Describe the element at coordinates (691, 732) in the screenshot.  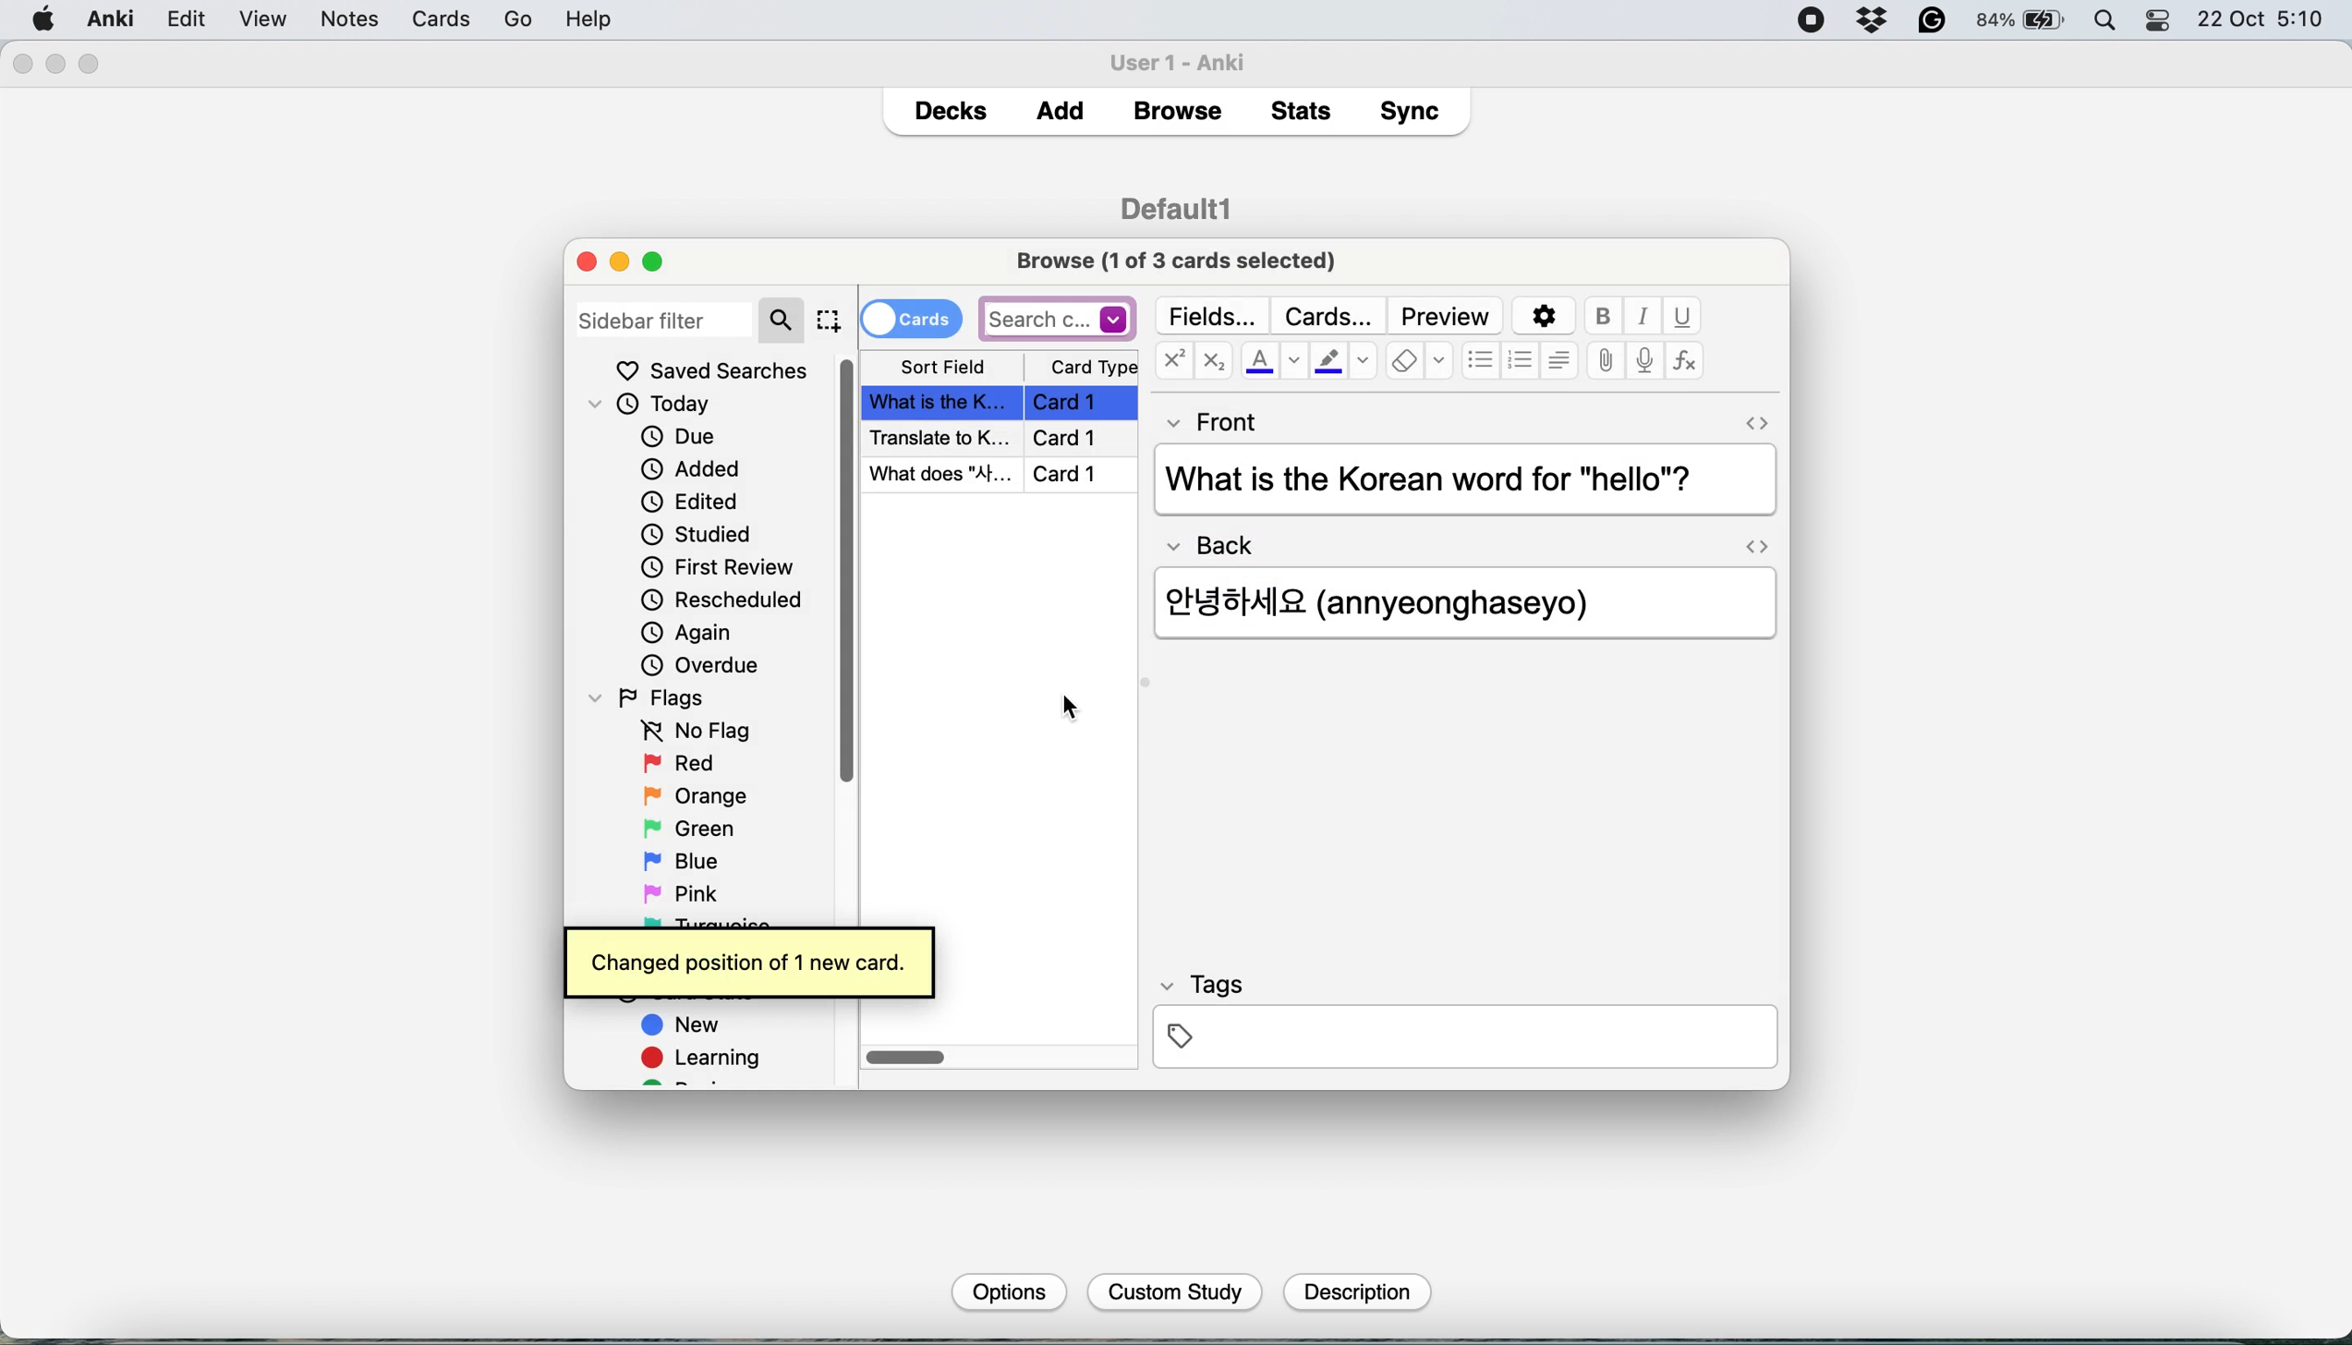
I see `no flag` at that location.